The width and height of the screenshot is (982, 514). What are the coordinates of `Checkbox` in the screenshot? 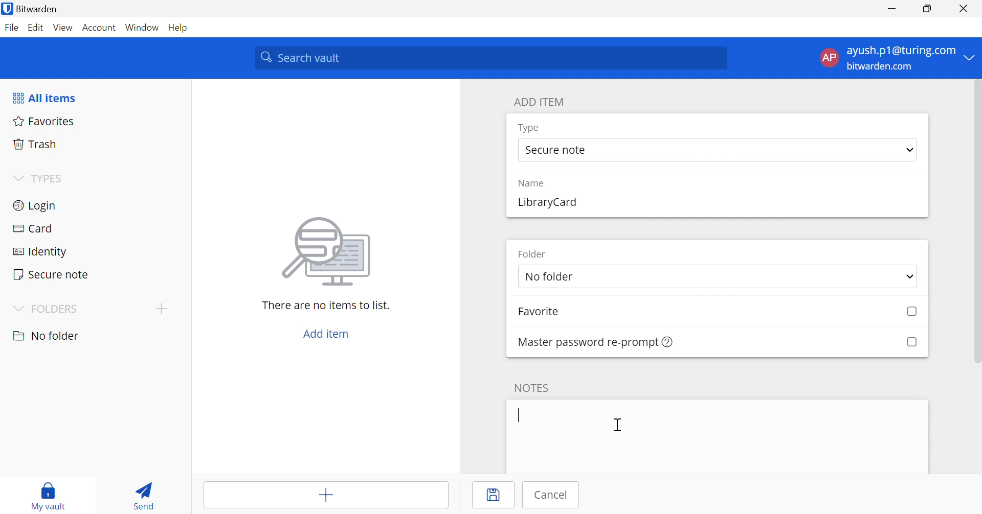 It's located at (912, 313).